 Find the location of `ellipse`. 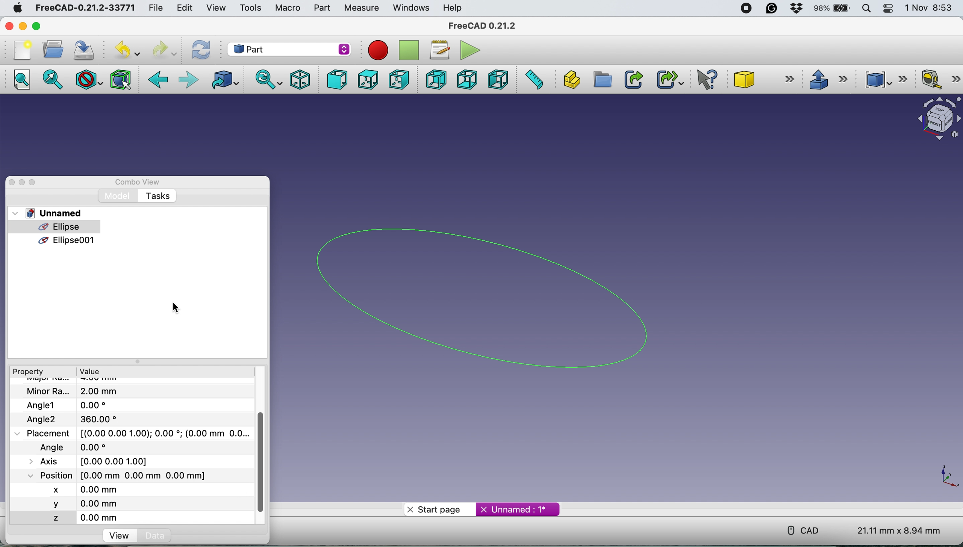

ellipse is located at coordinates (497, 296).